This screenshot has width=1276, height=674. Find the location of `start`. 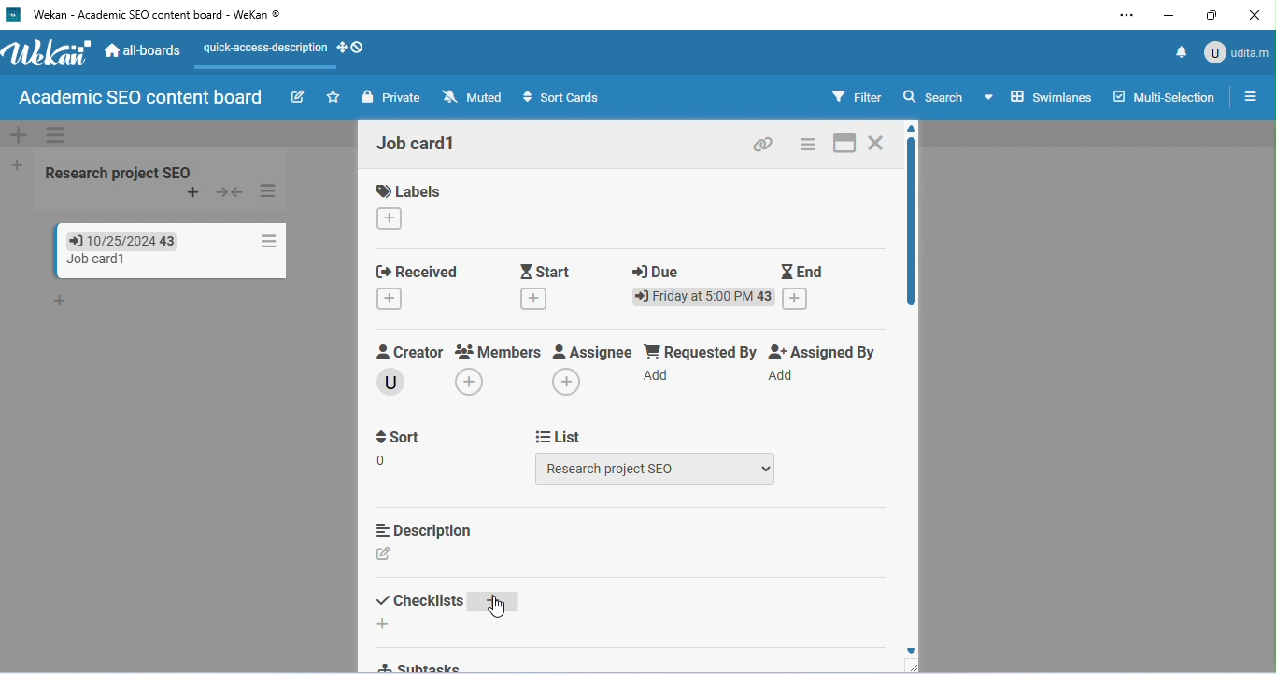

start is located at coordinates (548, 270).